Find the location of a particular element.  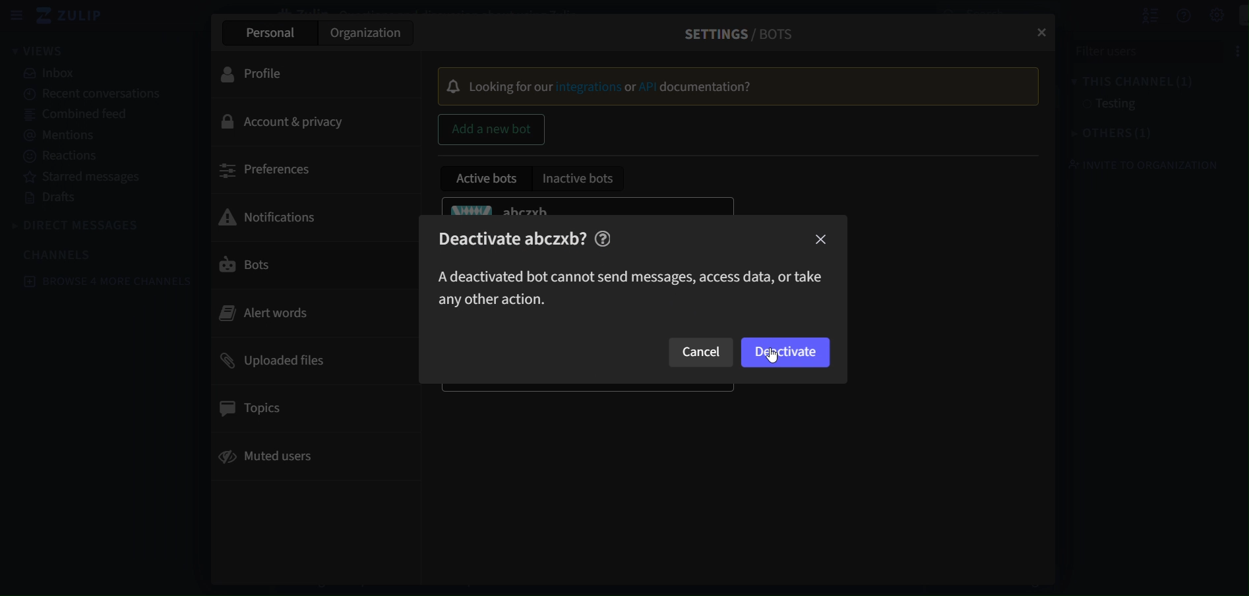

reactions is located at coordinates (63, 156).